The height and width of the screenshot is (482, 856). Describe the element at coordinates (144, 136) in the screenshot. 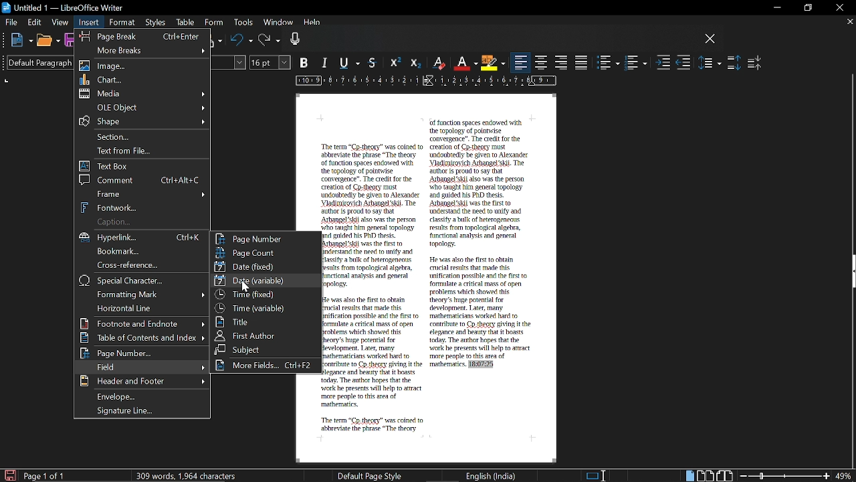

I see `Section` at that location.